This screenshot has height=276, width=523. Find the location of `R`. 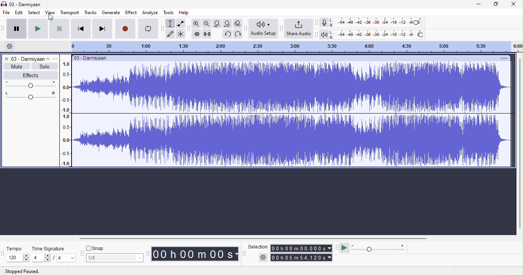

R is located at coordinates (332, 26).